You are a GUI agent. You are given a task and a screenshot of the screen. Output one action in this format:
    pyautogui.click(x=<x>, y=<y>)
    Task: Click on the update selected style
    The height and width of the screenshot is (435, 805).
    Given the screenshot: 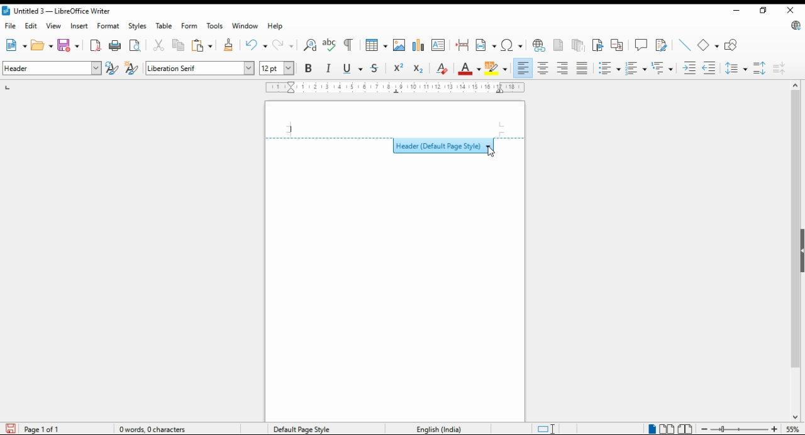 What is the action you would take?
    pyautogui.click(x=113, y=68)
    